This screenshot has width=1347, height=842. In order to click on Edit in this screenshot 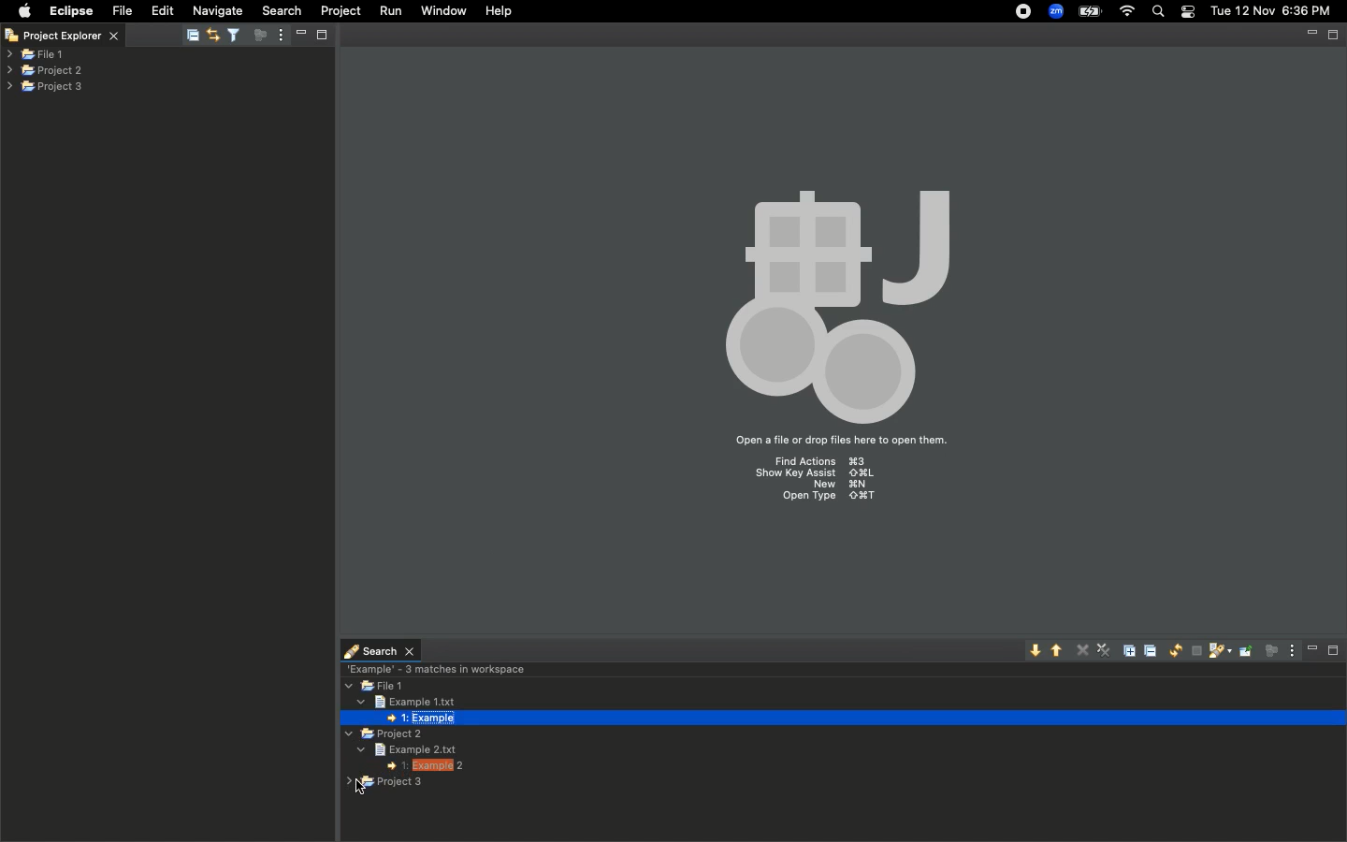, I will do `click(163, 11)`.